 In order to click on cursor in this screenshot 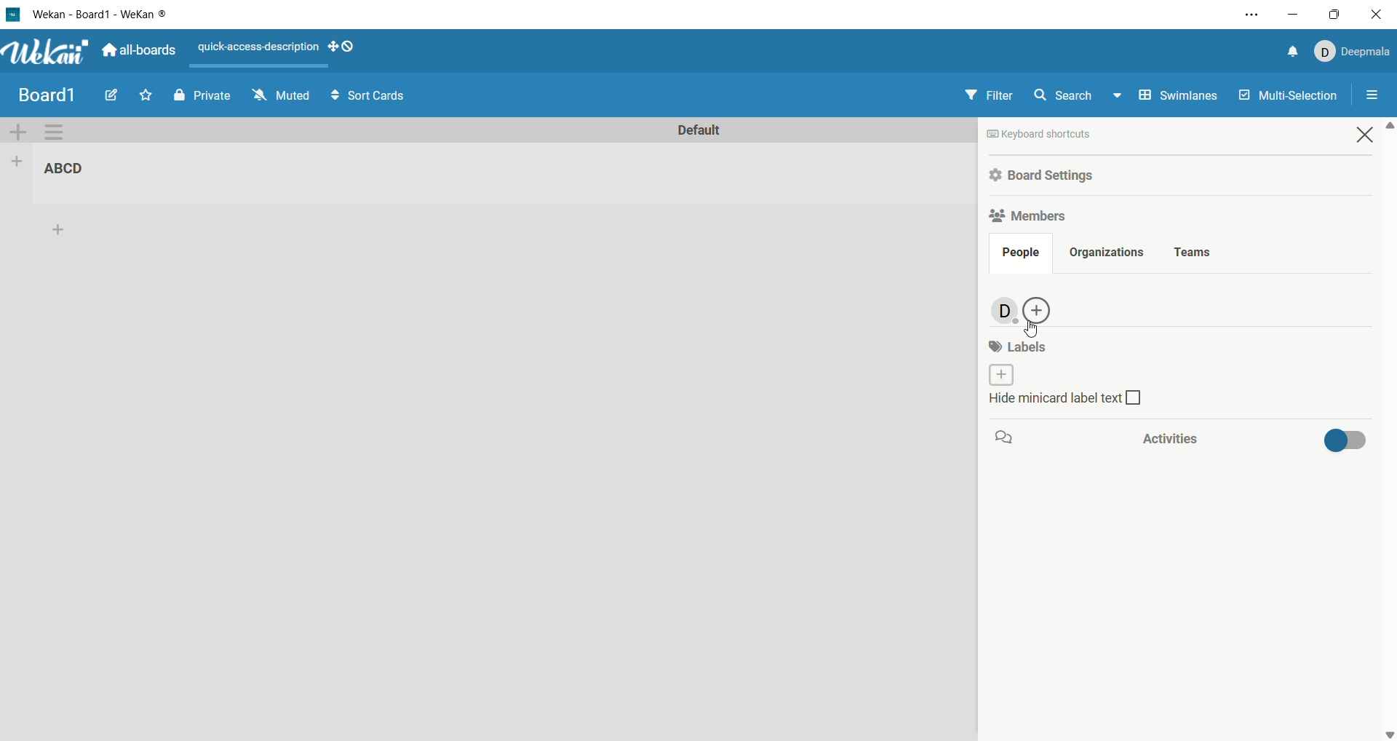, I will do `click(1035, 330)`.